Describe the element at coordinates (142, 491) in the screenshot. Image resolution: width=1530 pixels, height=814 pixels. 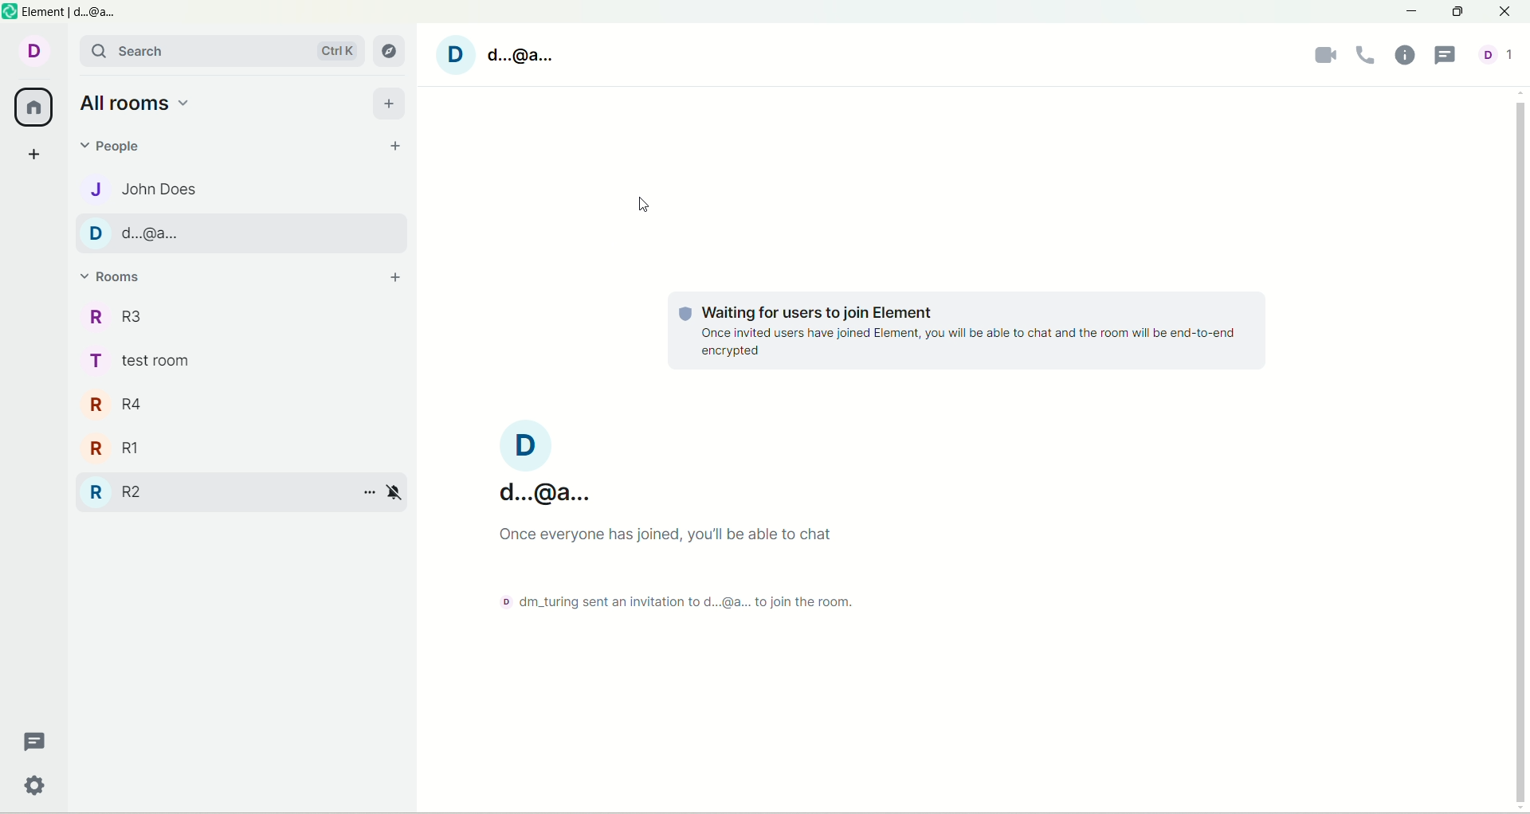
I see `room 1` at that location.